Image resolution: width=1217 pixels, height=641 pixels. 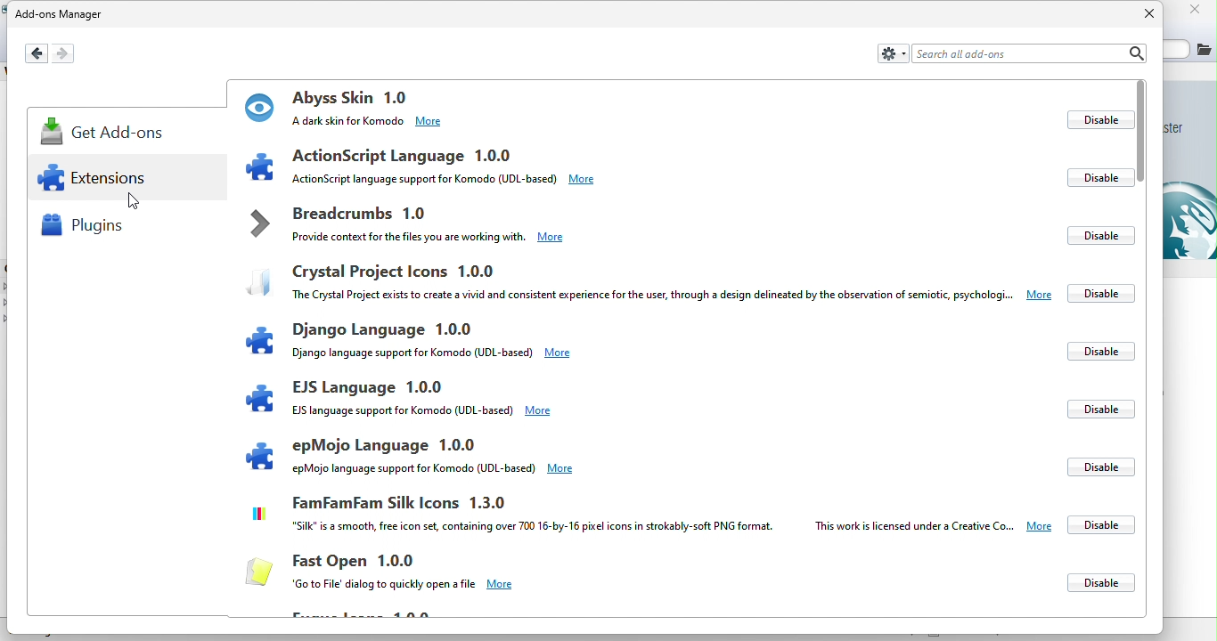 I want to click on fam fam fam silk 1.30, so click(x=647, y=517).